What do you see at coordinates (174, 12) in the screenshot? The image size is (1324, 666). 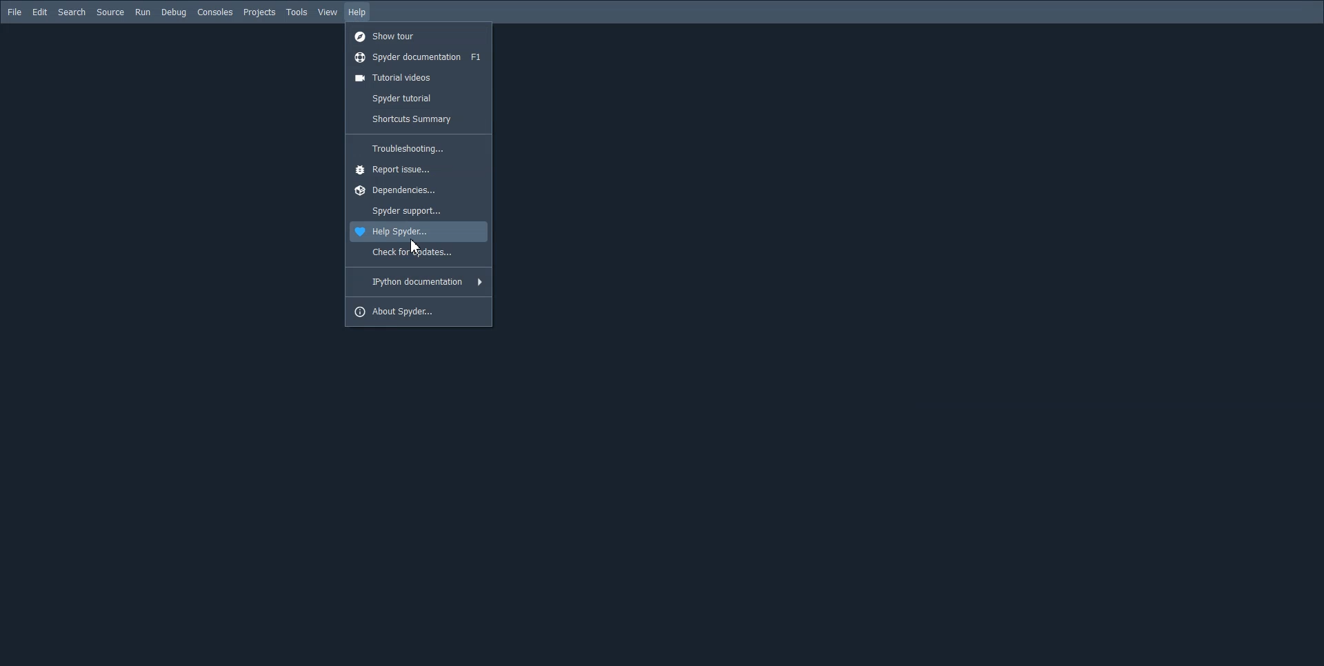 I see `Debug` at bounding box center [174, 12].